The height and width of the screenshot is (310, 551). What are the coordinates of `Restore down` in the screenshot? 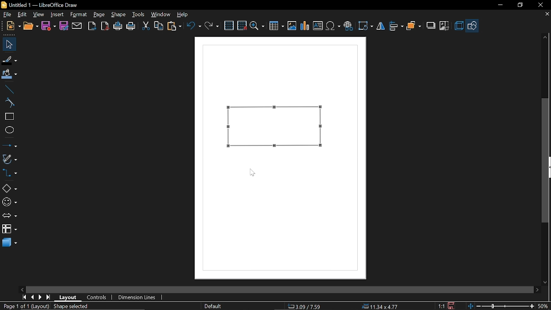 It's located at (519, 6).